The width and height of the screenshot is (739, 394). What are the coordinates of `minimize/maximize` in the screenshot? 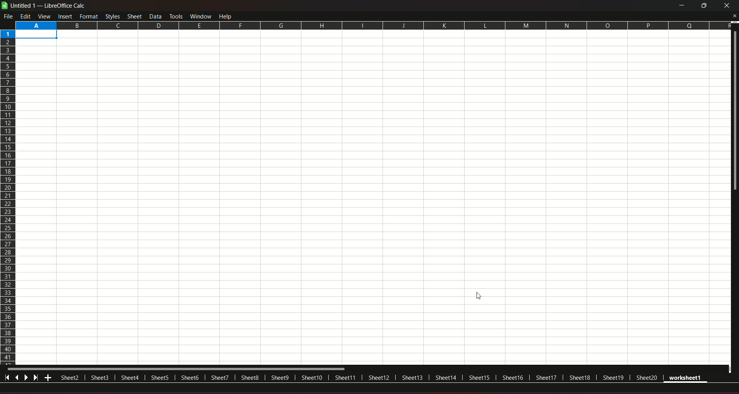 It's located at (703, 6).